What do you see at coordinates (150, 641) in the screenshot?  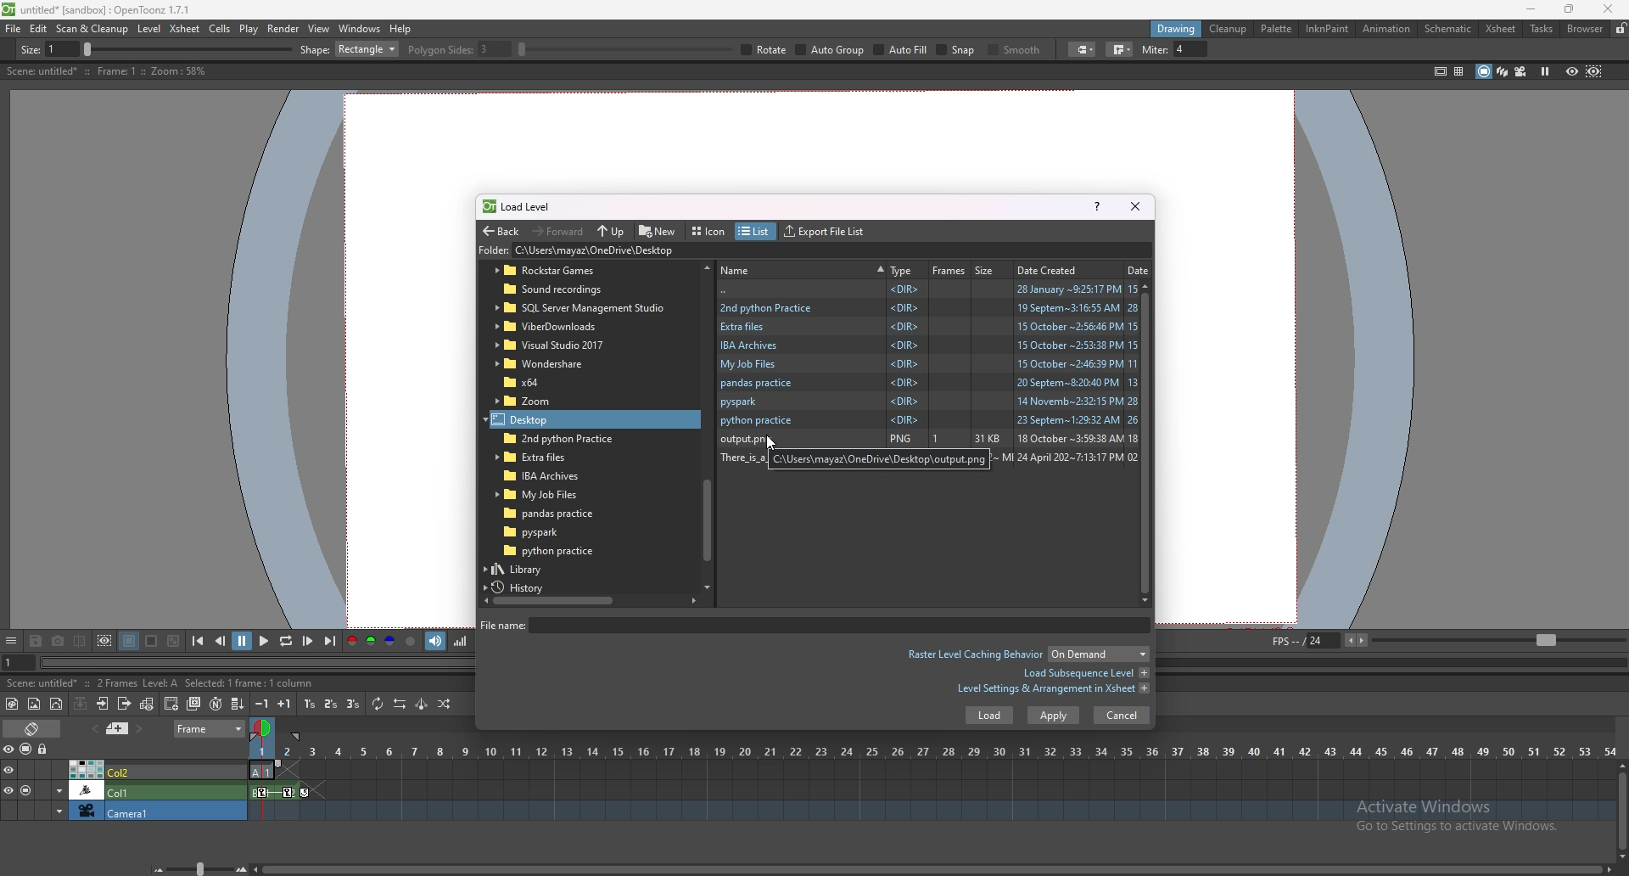 I see `white background` at bounding box center [150, 641].